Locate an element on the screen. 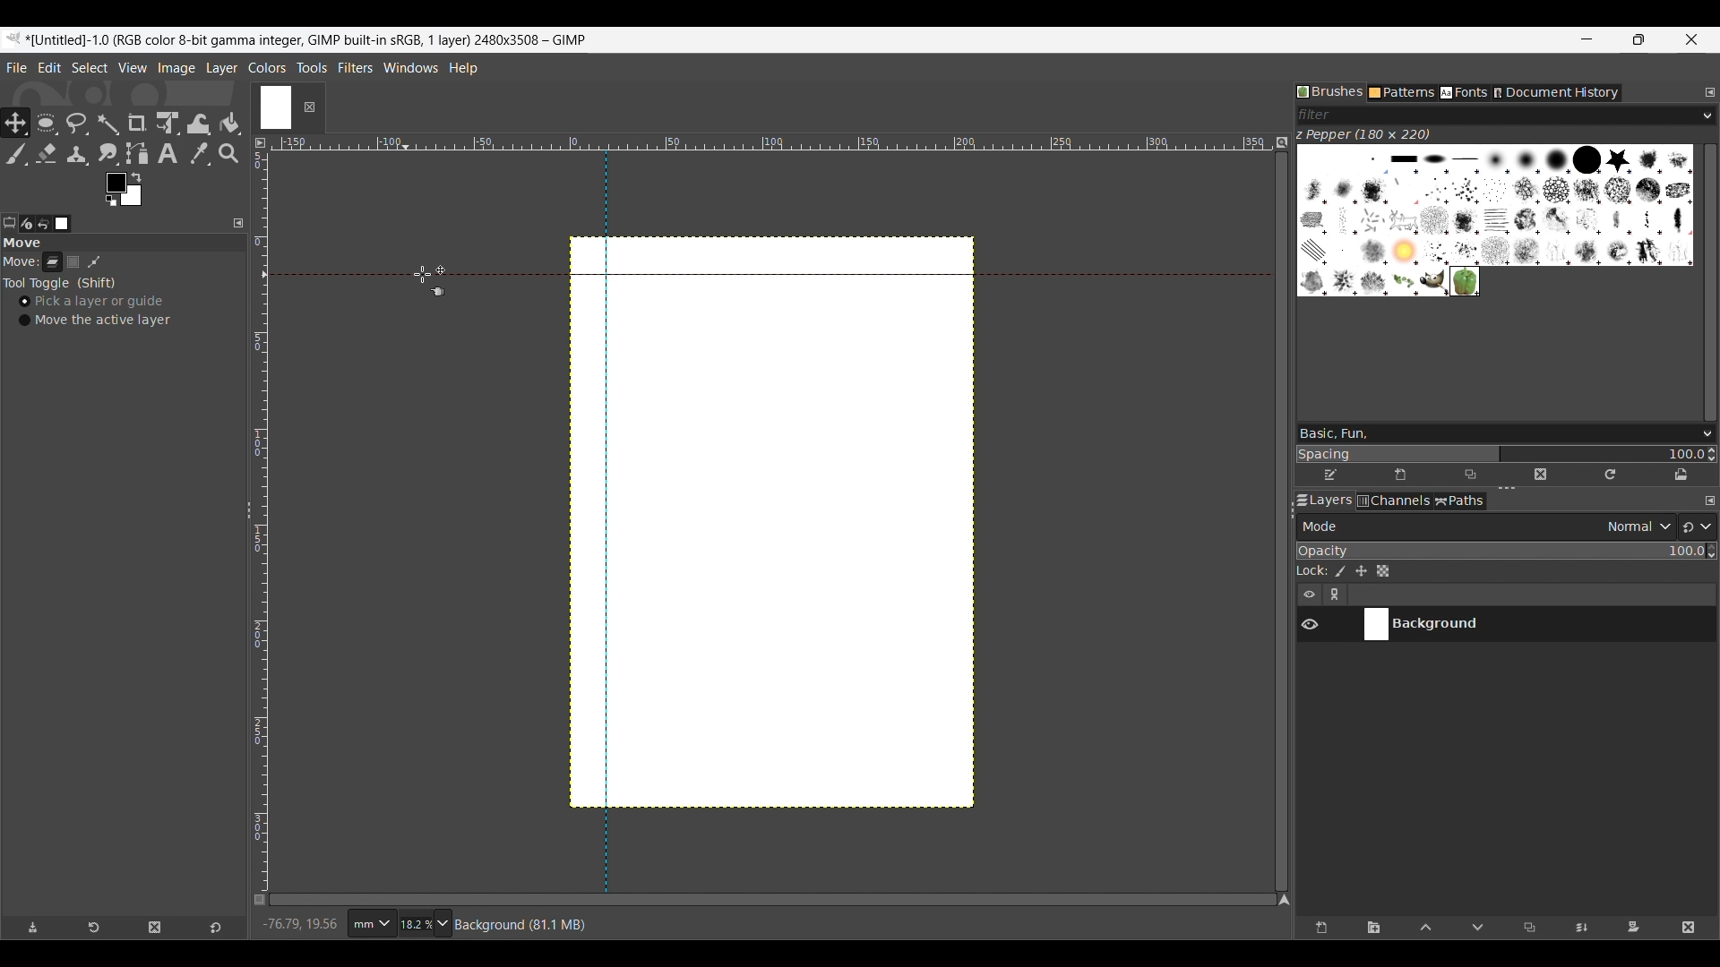  Lock pixels is located at coordinates (1339, 571).